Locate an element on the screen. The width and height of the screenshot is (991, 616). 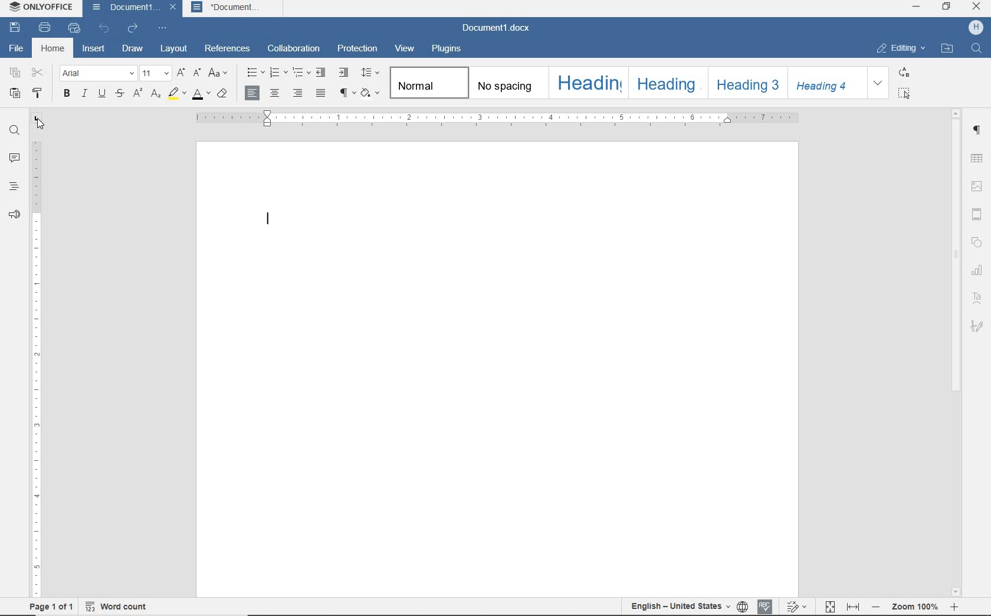
SUPERSCRIPT is located at coordinates (137, 94).